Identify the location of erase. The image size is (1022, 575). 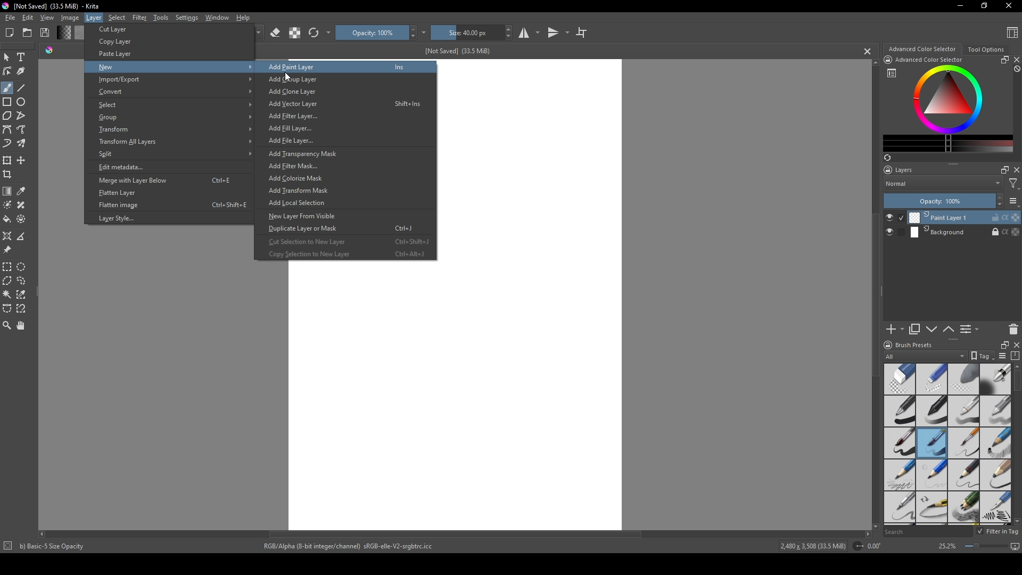
(276, 33).